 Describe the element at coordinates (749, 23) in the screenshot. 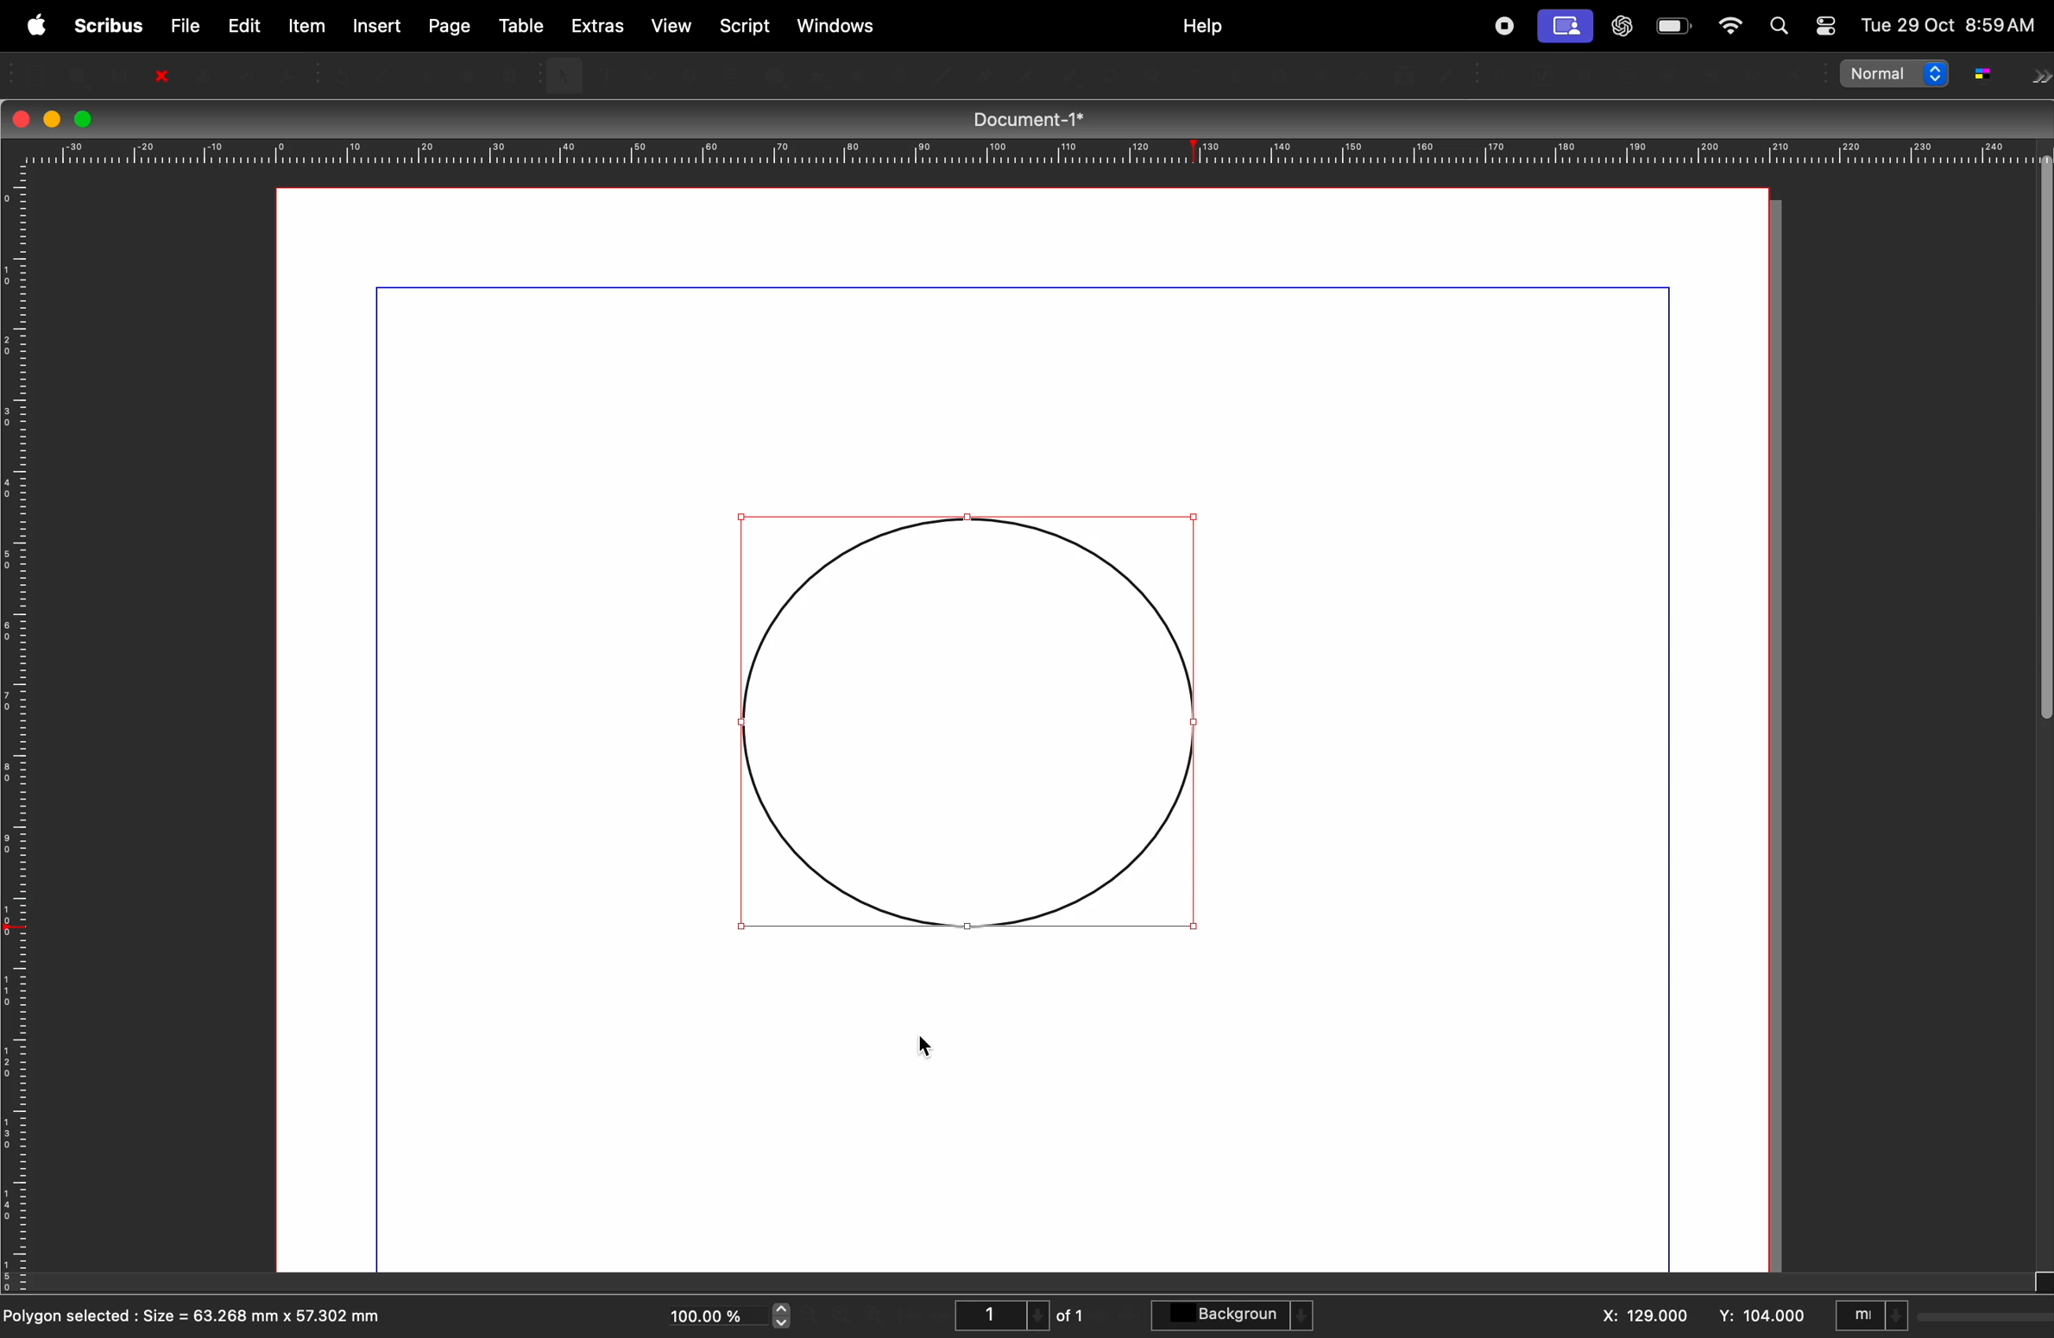

I see `script` at that location.